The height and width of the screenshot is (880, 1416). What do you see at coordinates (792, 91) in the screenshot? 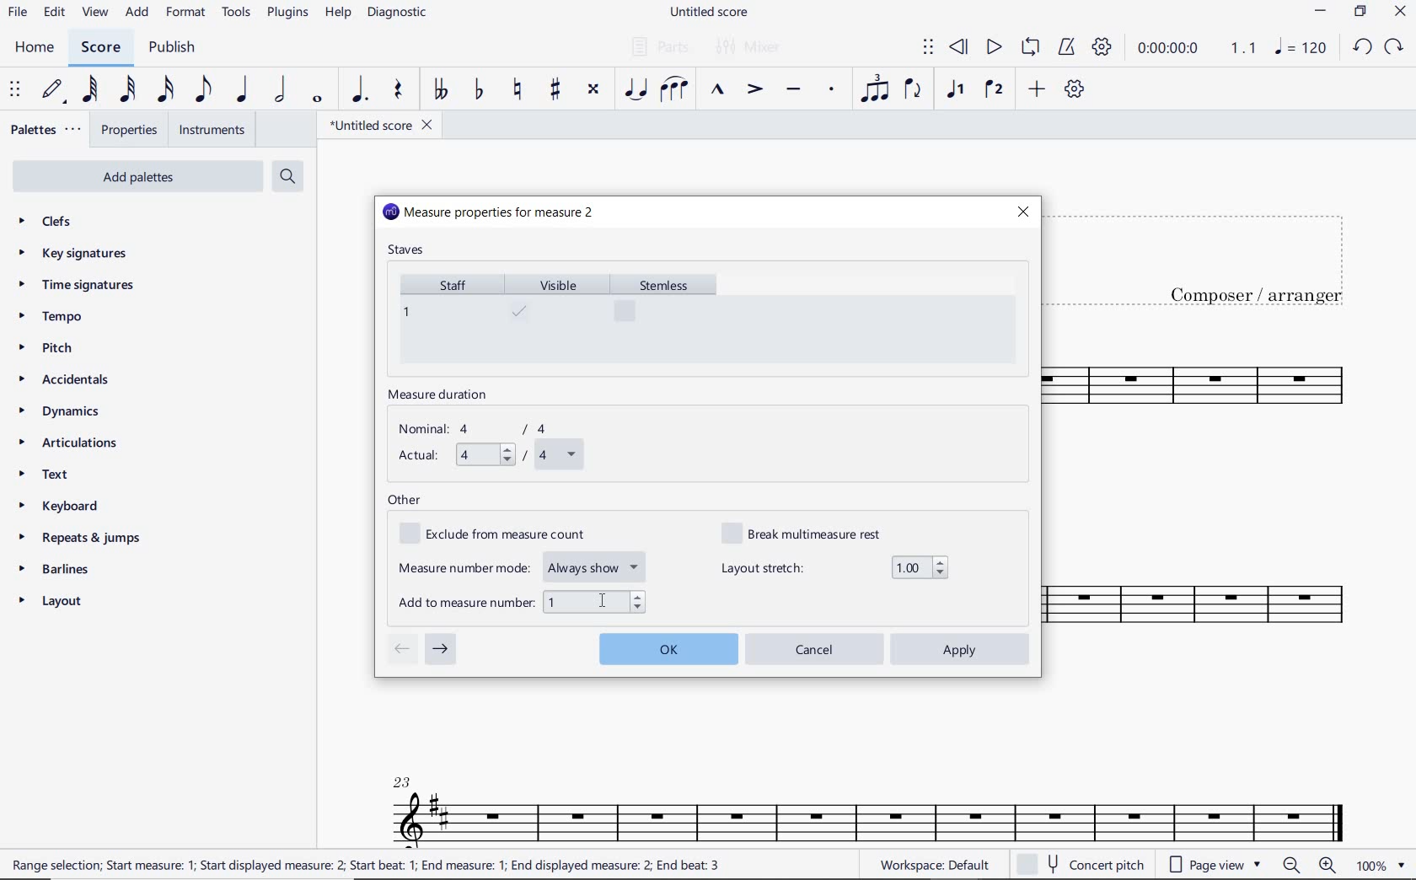
I see `TENUTO` at bounding box center [792, 91].